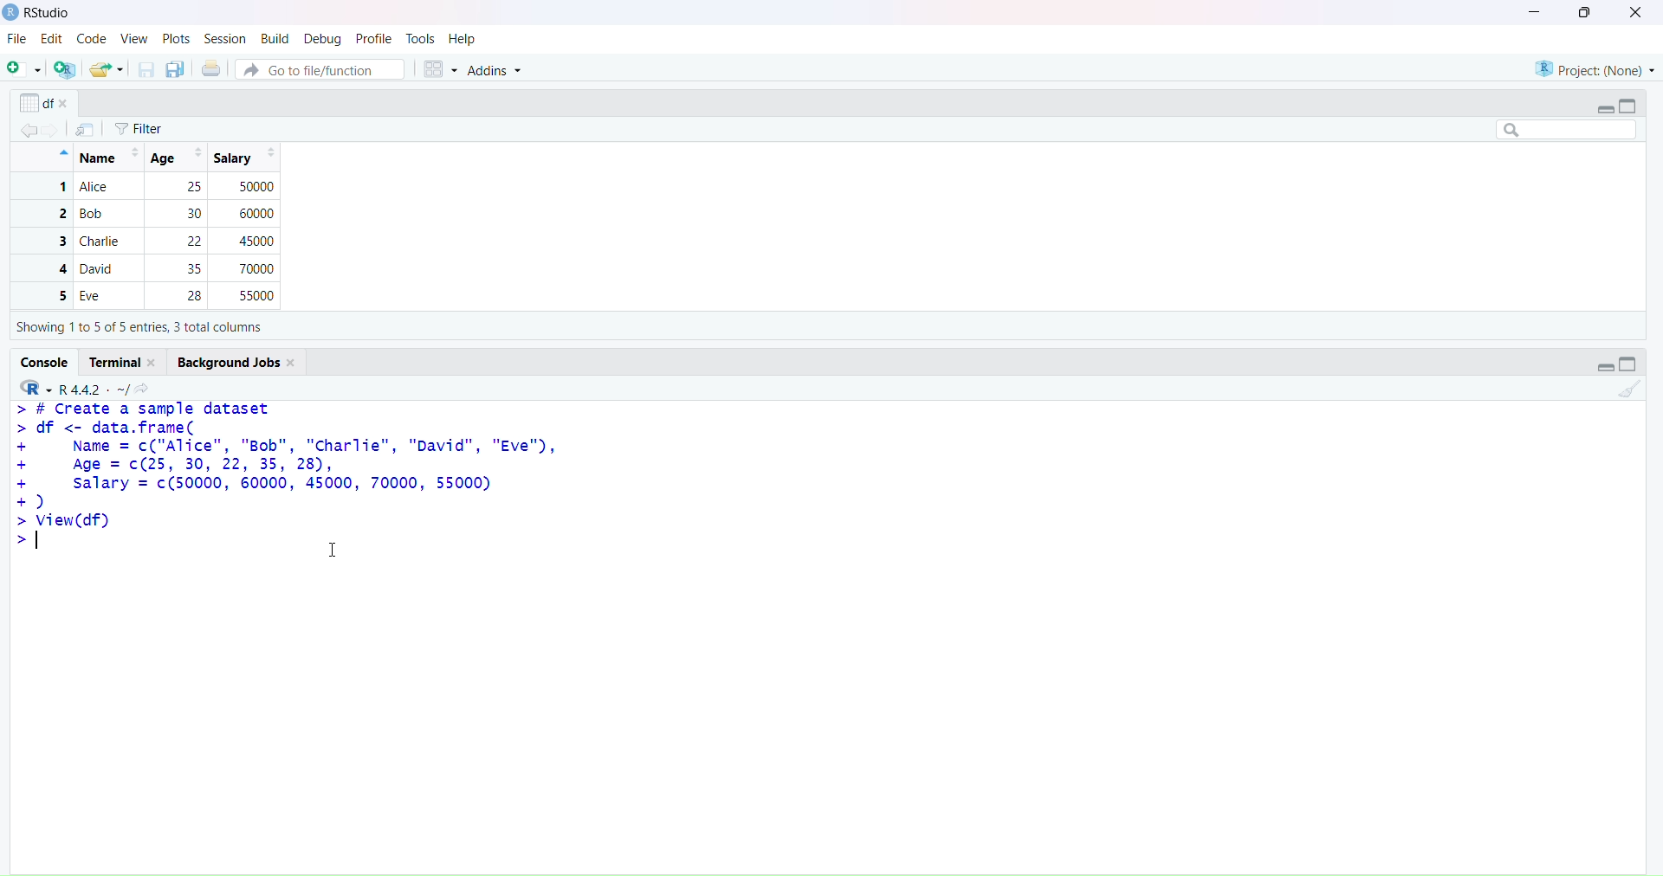 This screenshot has width=1663, height=876. What do you see at coordinates (422, 37) in the screenshot?
I see `tools` at bounding box center [422, 37].